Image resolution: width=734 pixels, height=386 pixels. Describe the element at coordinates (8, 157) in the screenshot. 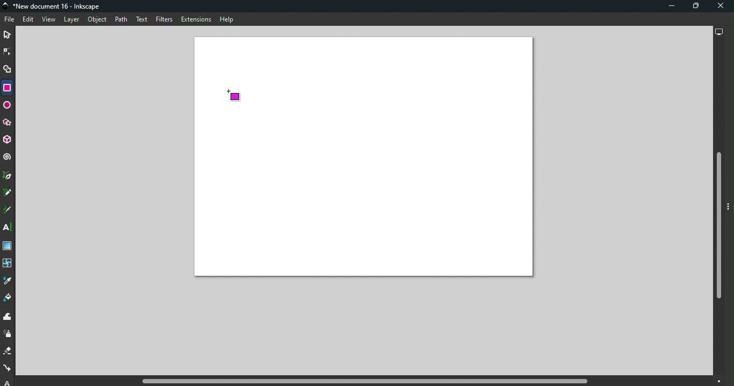

I see `Spiral tool` at that location.